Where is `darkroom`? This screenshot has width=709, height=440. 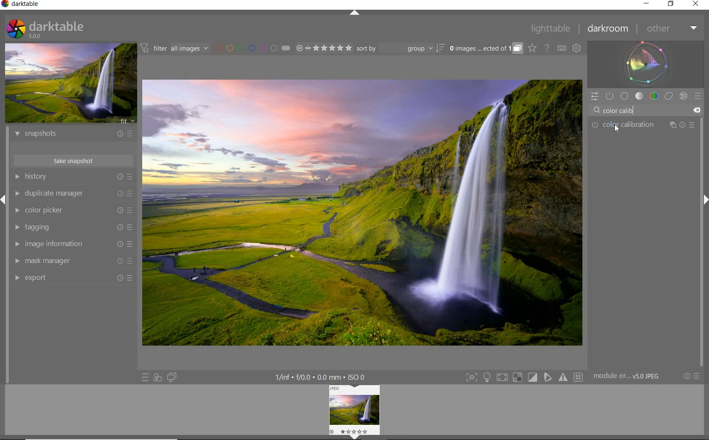 darkroom is located at coordinates (608, 29).